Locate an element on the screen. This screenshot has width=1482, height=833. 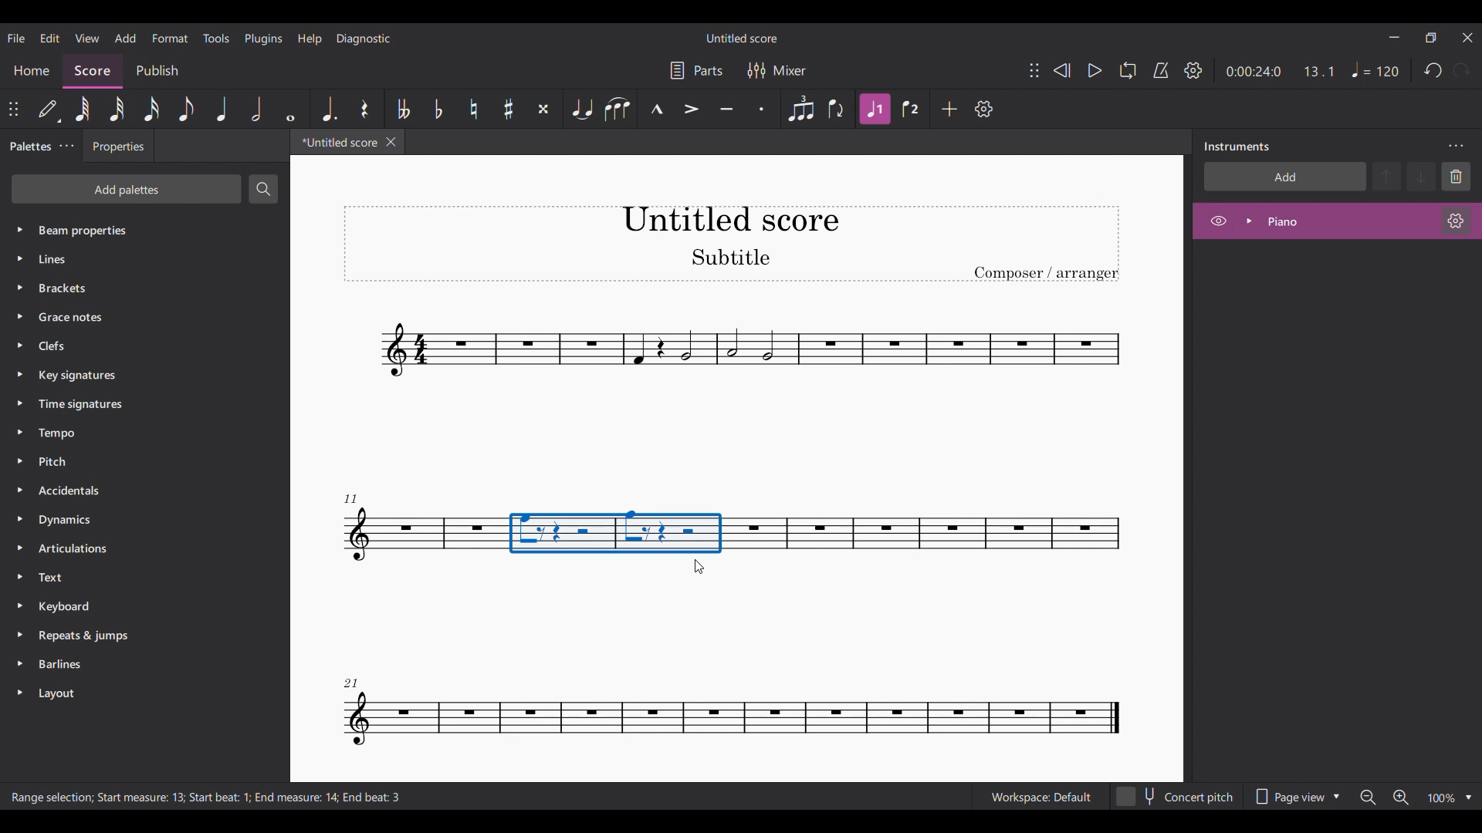
Current score is located at coordinates (335, 145).